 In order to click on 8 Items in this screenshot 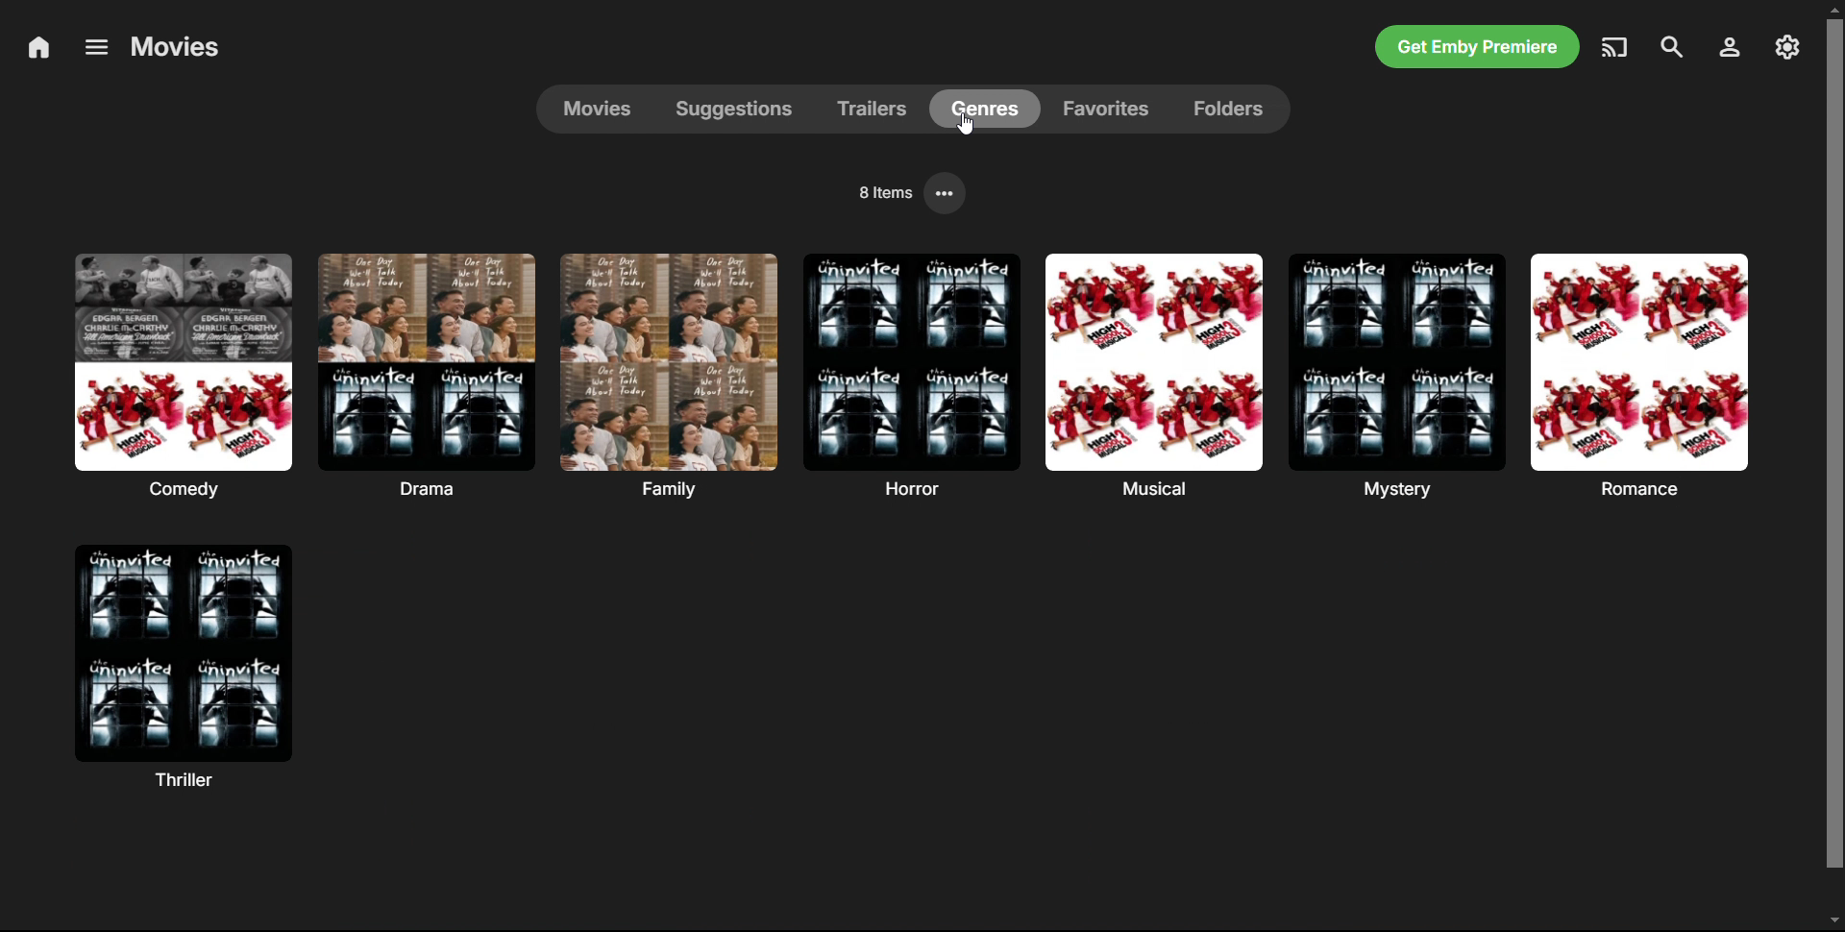, I will do `click(883, 191)`.